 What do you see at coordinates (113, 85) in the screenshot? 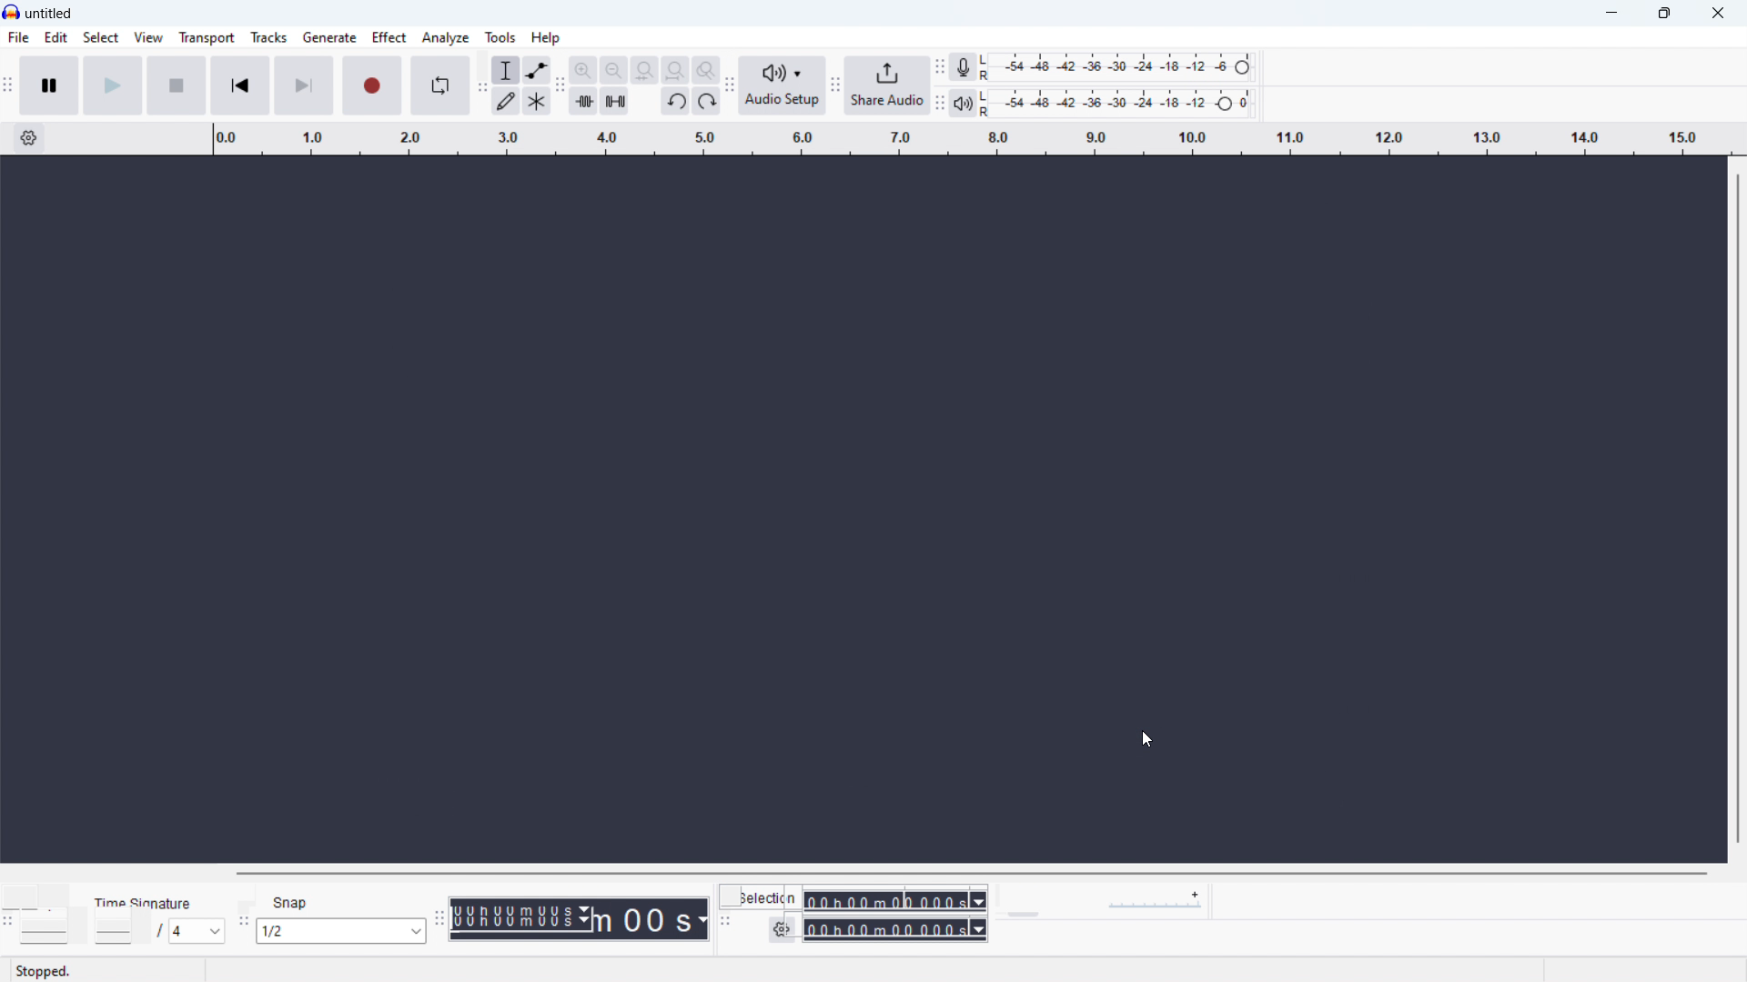
I see `play` at bounding box center [113, 85].